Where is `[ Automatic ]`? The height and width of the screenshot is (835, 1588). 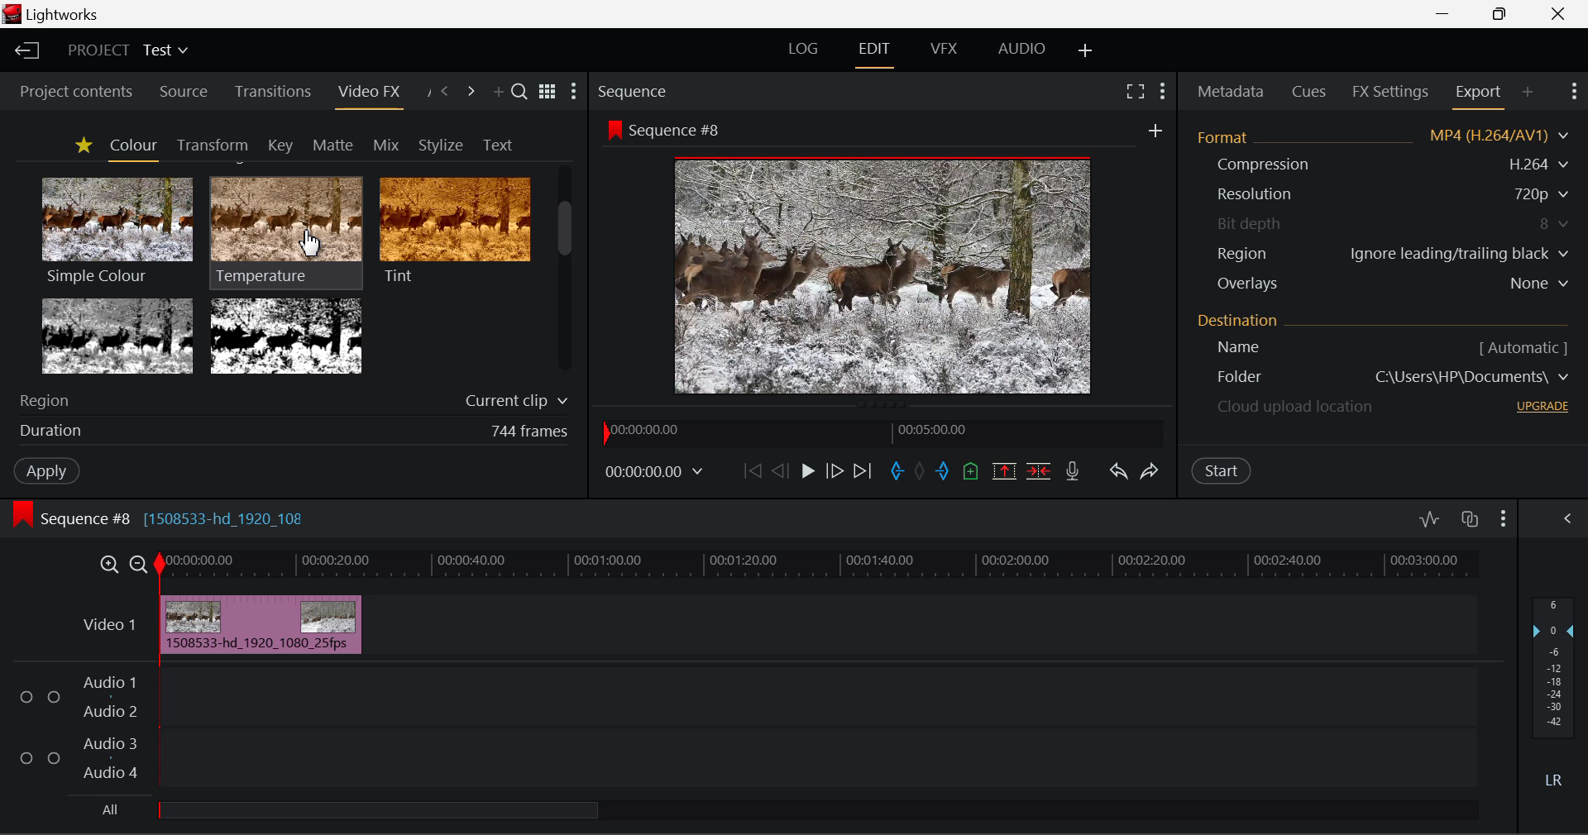 [ Automatic ] is located at coordinates (1523, 347).